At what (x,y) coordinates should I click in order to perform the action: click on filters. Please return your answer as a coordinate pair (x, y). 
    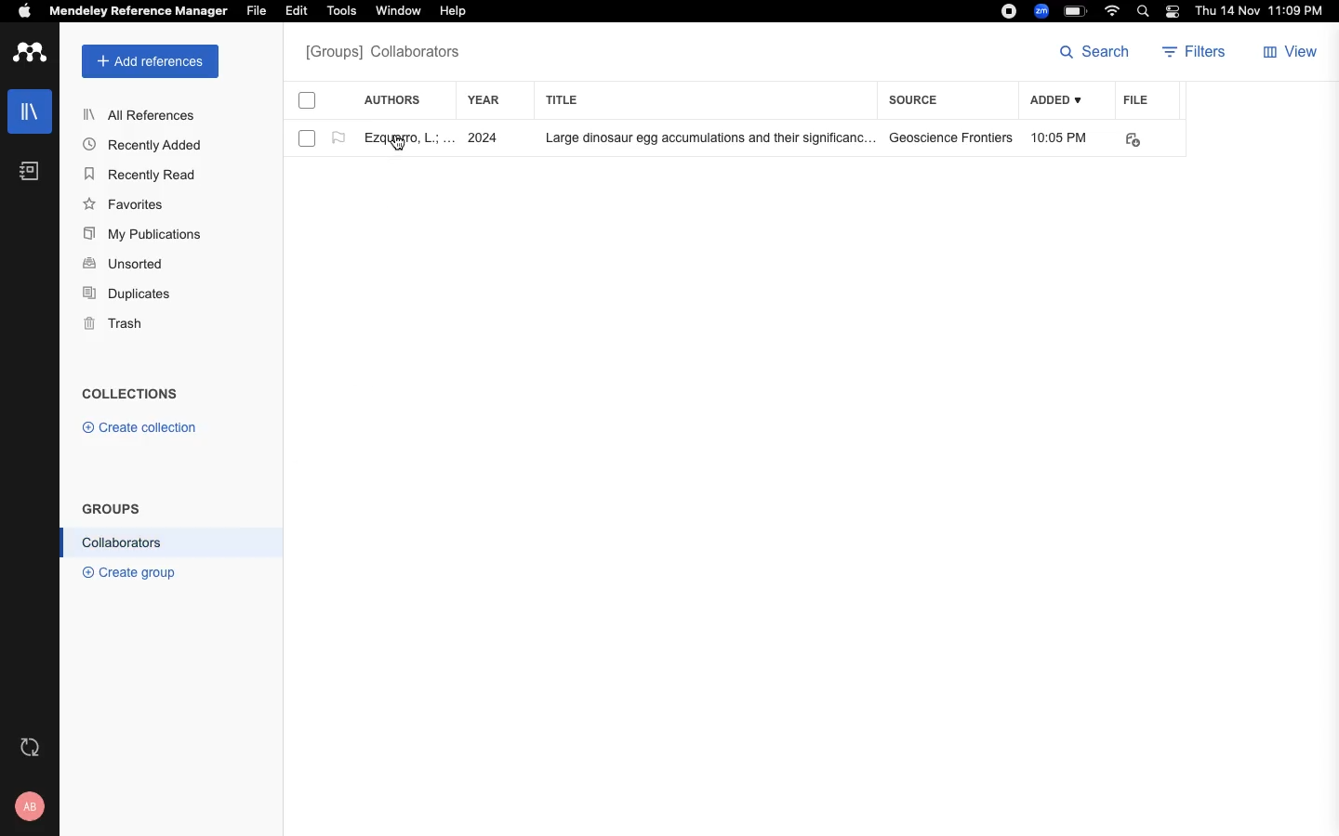
    Looking at the image, I should click on (1190, 55).